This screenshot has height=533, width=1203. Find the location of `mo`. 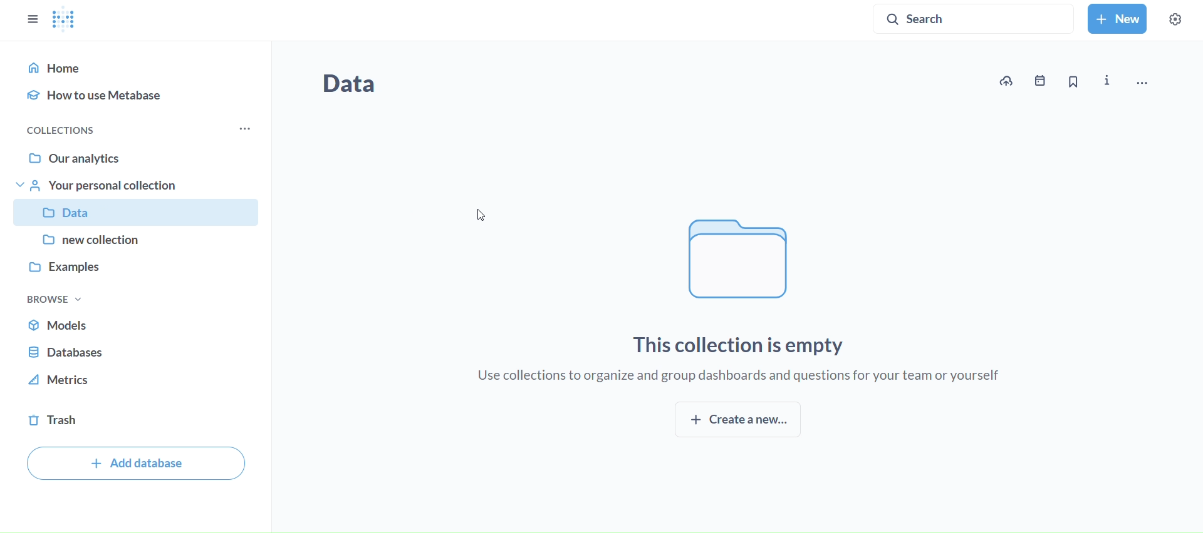

mo is located at coordinates (243, 129).